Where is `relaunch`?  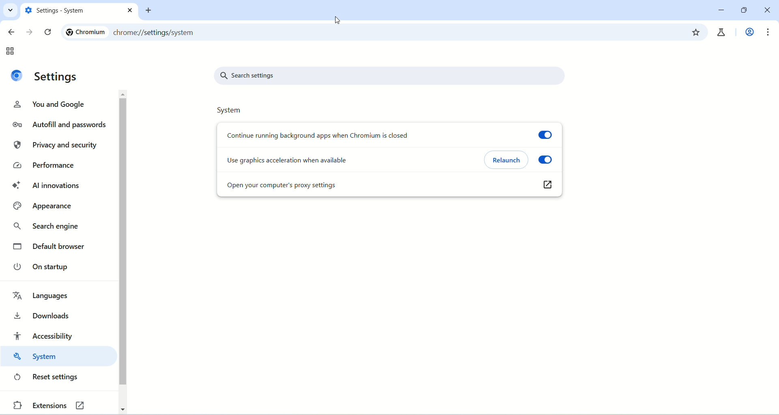 relaunch is located at coordinates (507, 160).